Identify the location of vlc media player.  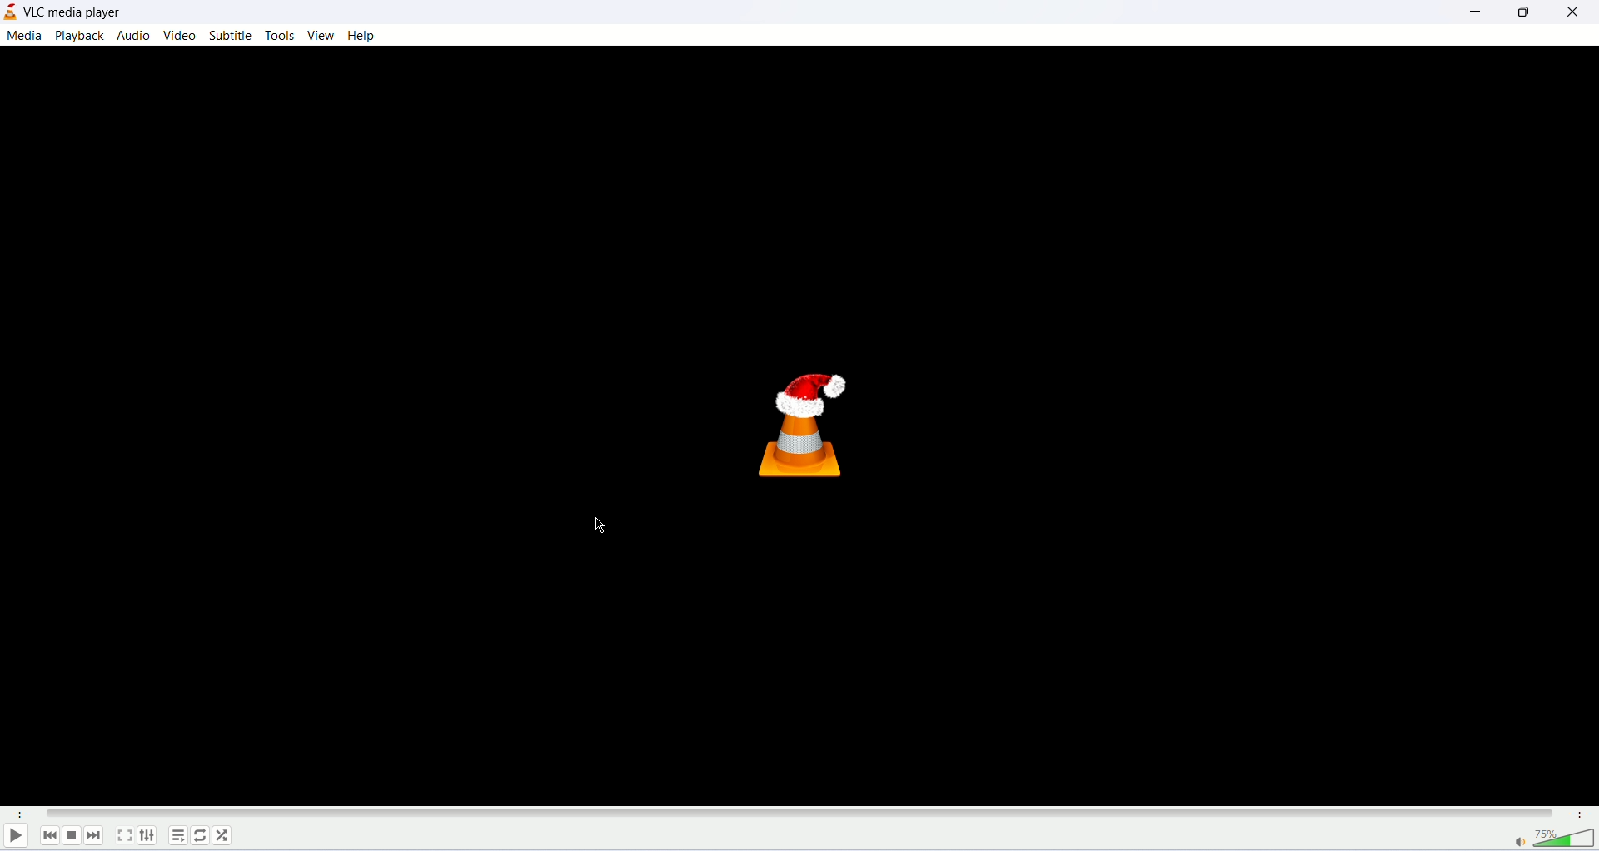
(77, 12).